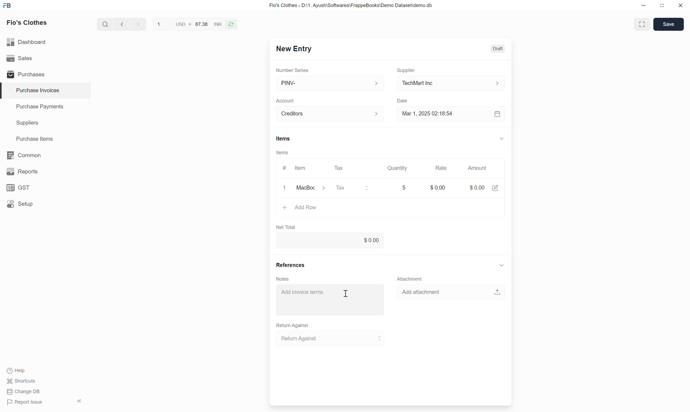 The width and height of the screenshot is (690, 412). I want to click on Date, so click(403, 101).